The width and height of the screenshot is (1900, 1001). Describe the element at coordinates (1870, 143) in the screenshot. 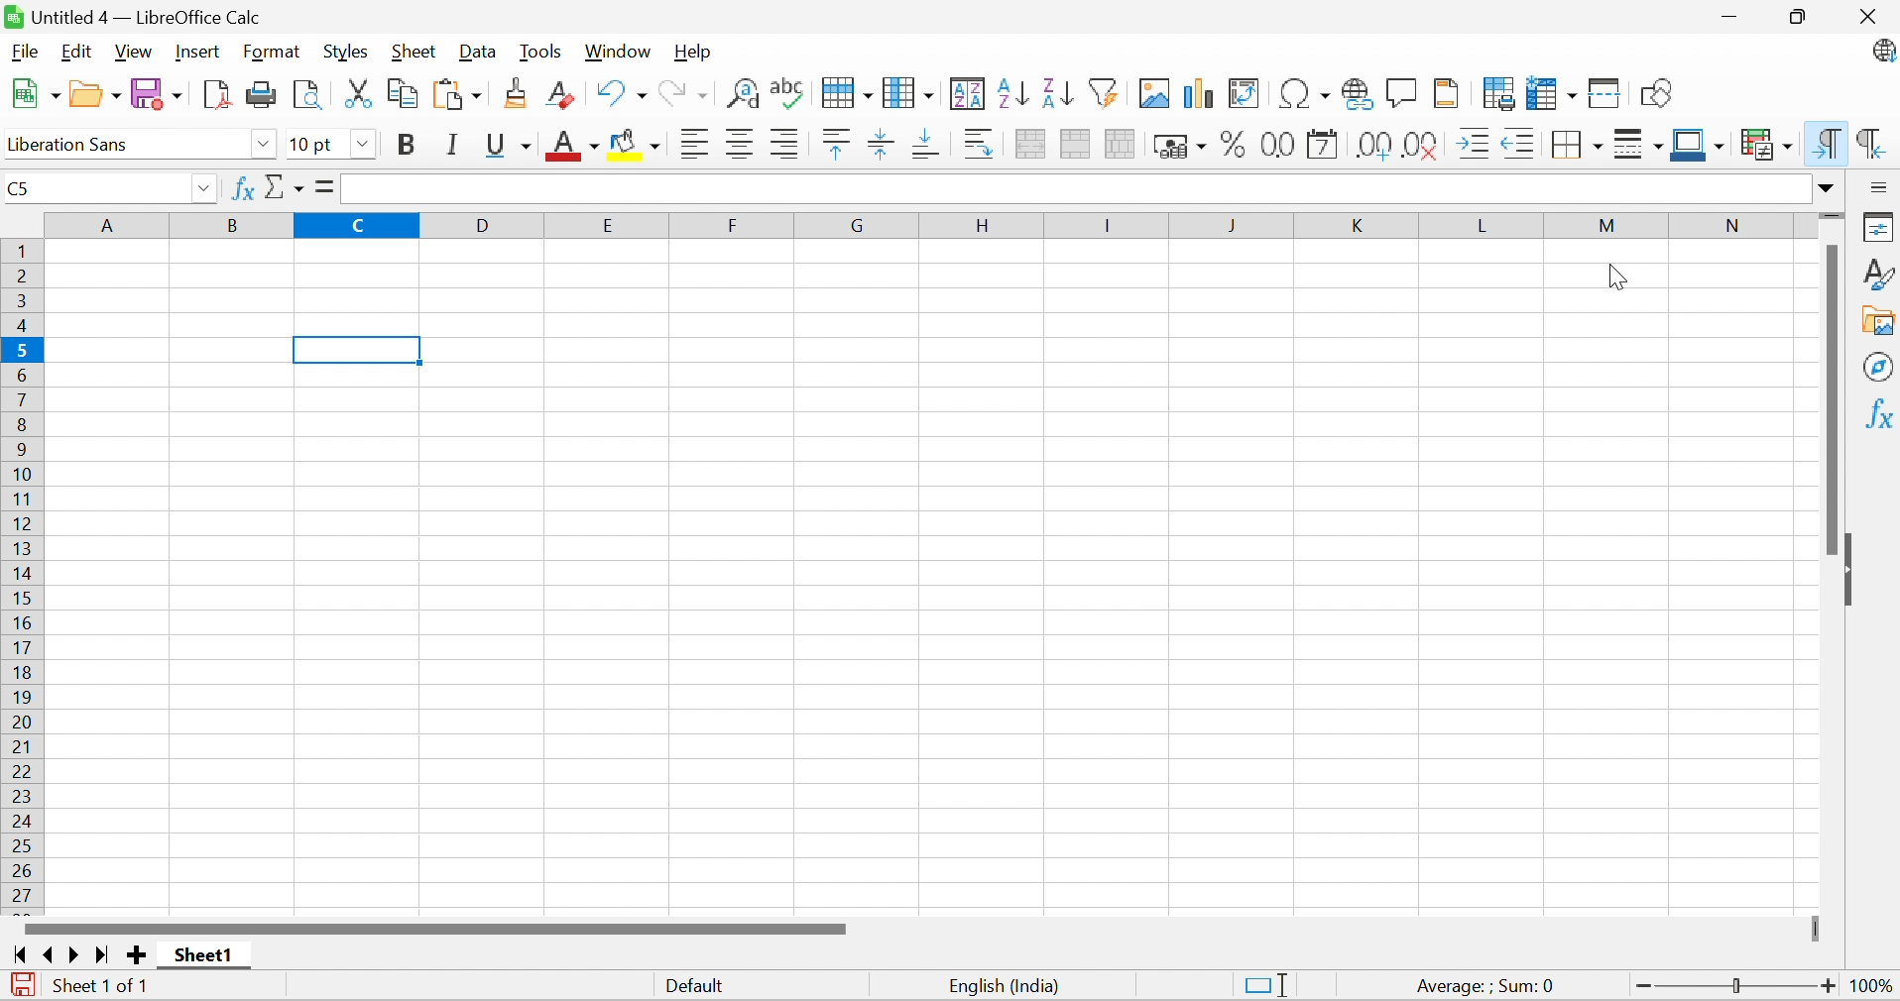

I see `Right-to-left` at that location.